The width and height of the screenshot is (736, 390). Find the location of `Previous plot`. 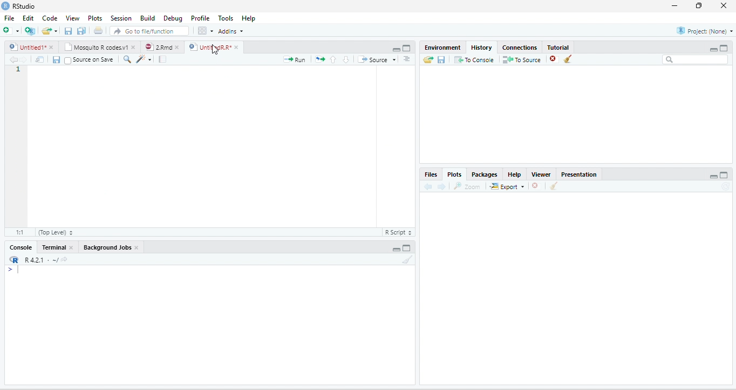

Previous plot is located at coordinates (428, 186).